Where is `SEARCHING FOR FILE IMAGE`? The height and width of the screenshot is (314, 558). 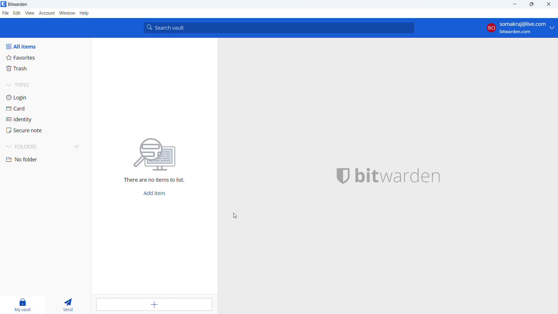
SEARCHING FOR FILE IMAGE is located at coordinates (156, 154).